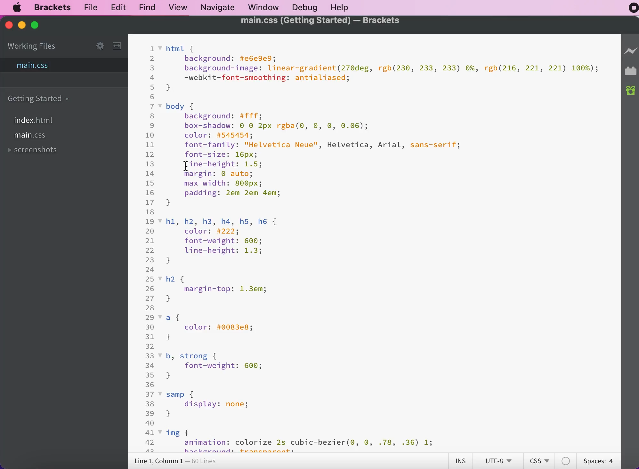  Describe the element at coordinates (32, 150) in the screenshot. I see `screenshots` at that location.